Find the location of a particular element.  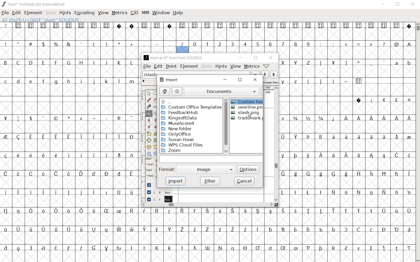

options is located at coordinates (248, 169).